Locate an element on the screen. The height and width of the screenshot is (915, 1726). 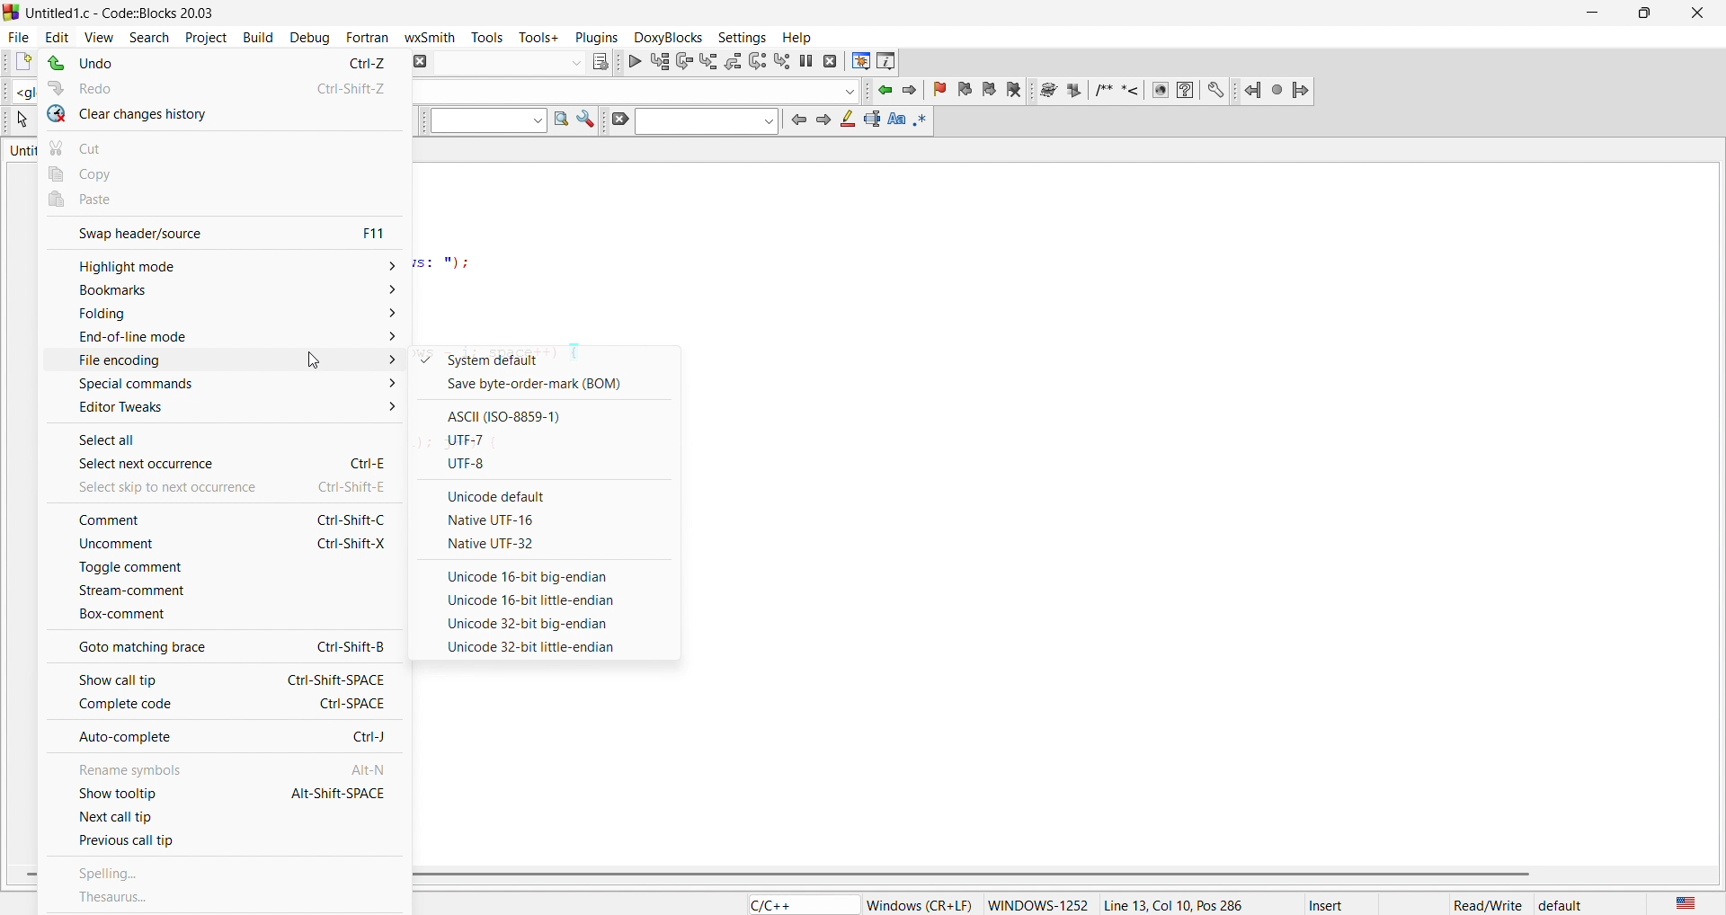
stream comment is located at coordinates (219, 594).